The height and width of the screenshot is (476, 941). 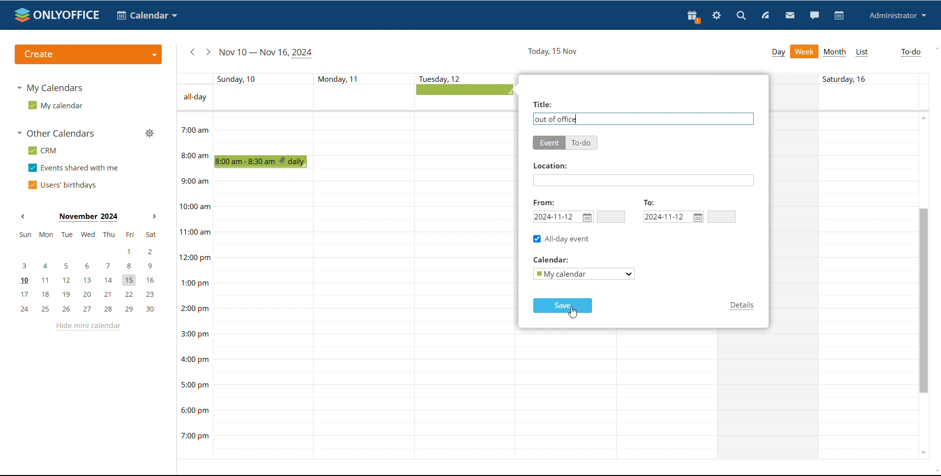 What do you see at coordinates (850, 80) in the screenshot?
I see `text` at bounding box center [850, 80].